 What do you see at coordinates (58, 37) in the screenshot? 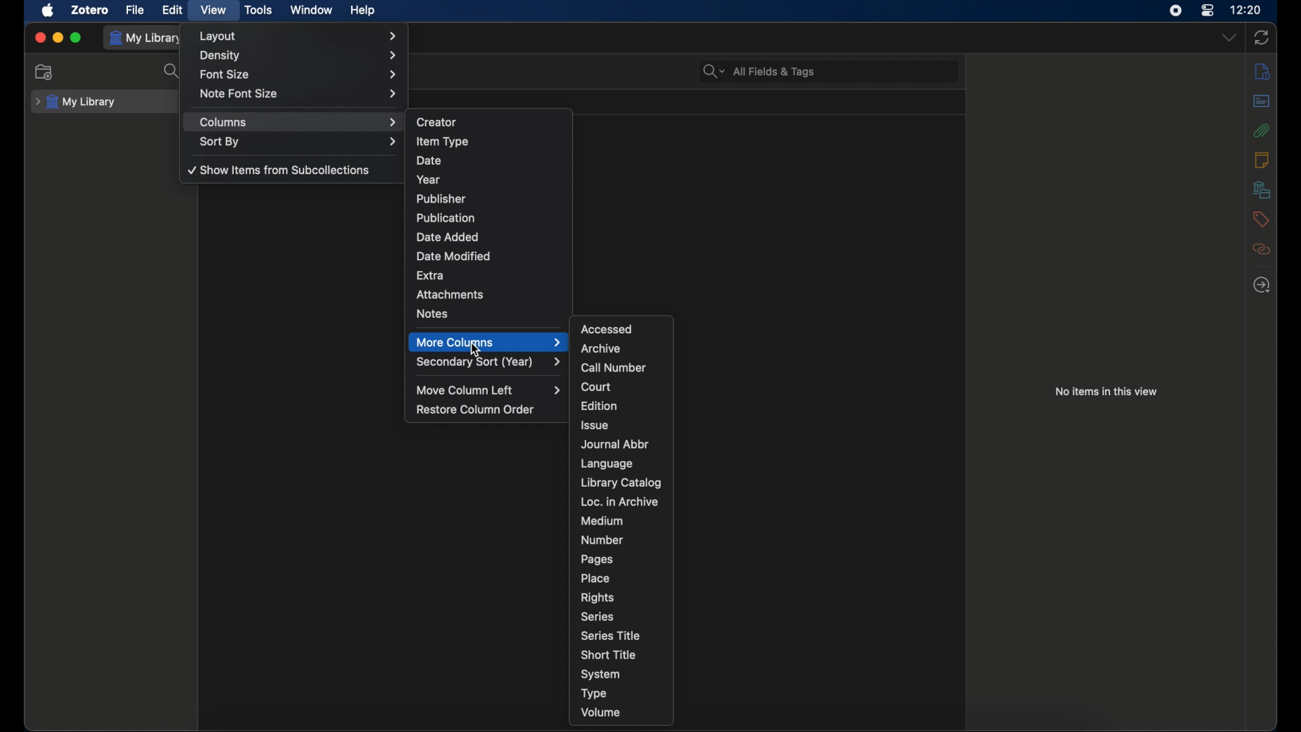
I see `minimize` at bounding box center [58, 37].